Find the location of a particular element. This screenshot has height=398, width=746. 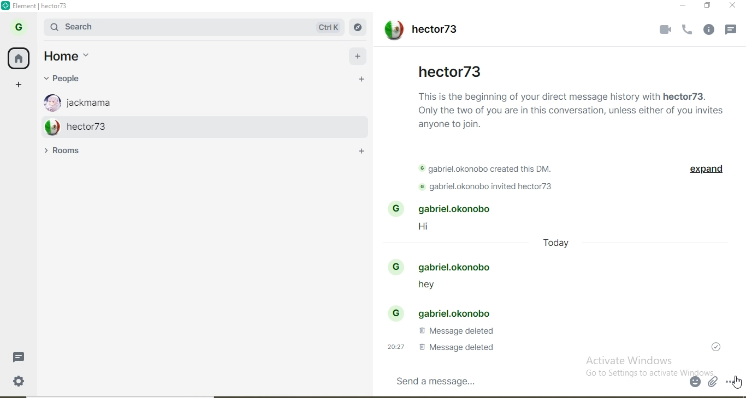

text 2 is located at coordinates (491, 170).